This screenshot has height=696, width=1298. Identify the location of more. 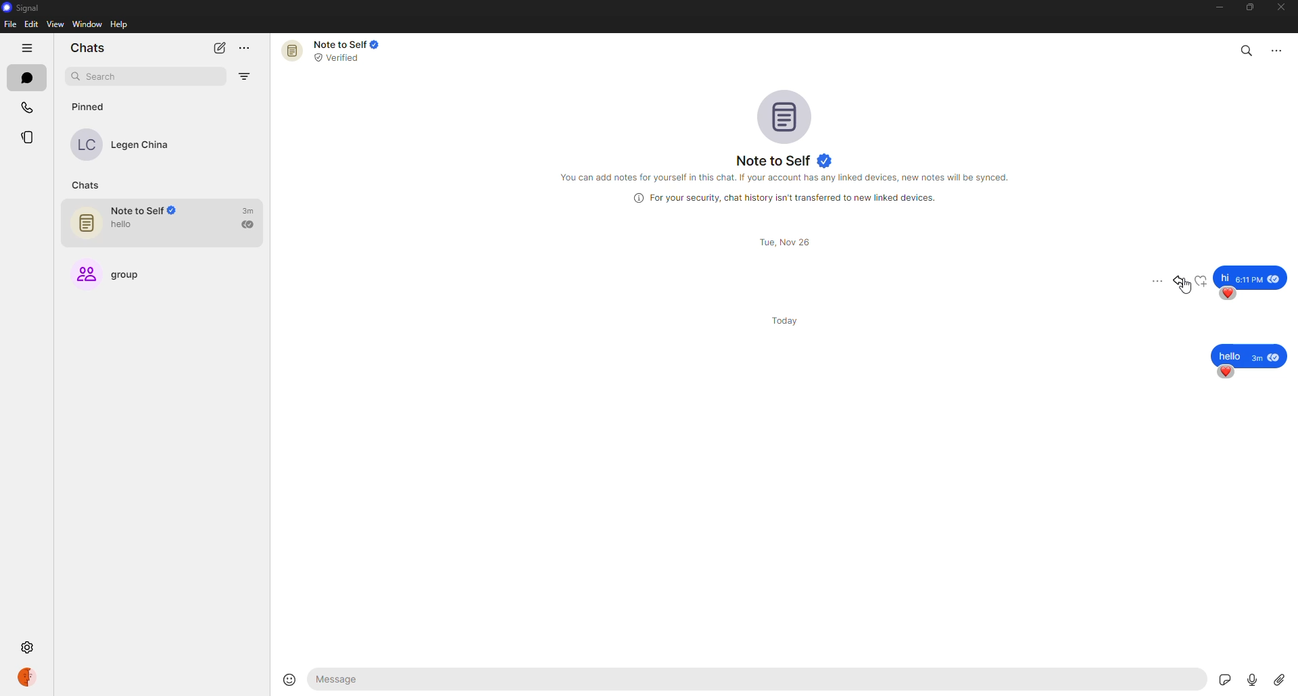
(1156, 280).